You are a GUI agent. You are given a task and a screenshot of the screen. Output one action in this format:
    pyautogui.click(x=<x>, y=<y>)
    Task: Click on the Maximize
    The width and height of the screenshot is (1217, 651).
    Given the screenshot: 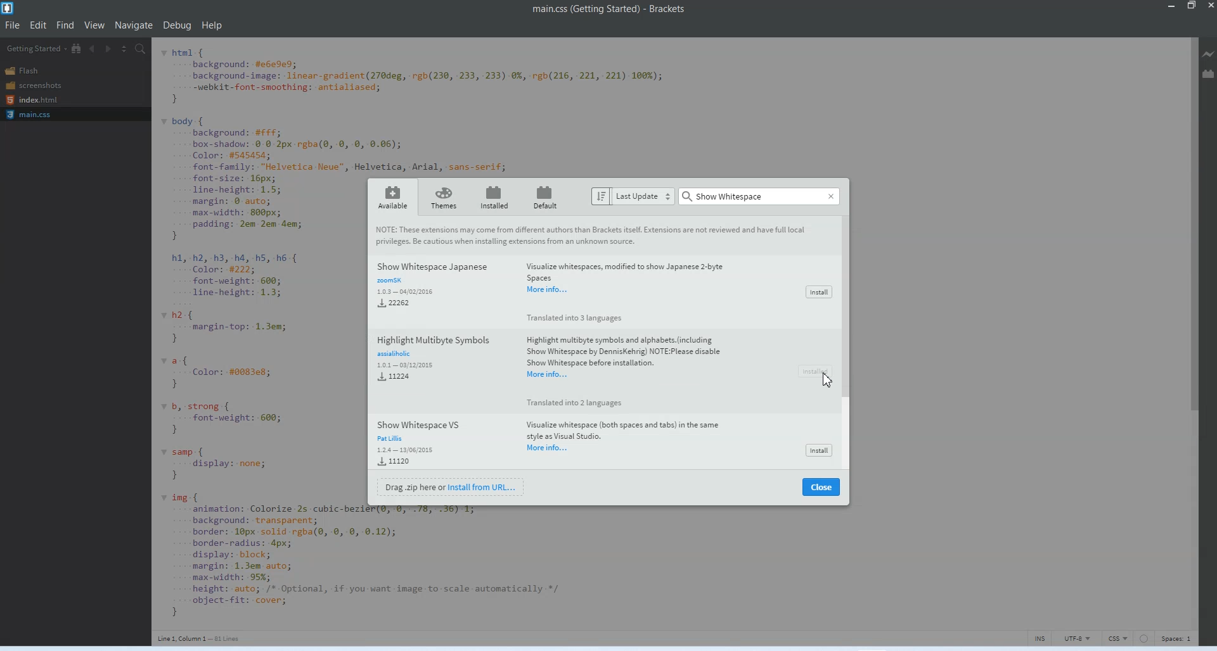 What is the action you would take?
    pyautogui.click(x=1192, y=6)
    